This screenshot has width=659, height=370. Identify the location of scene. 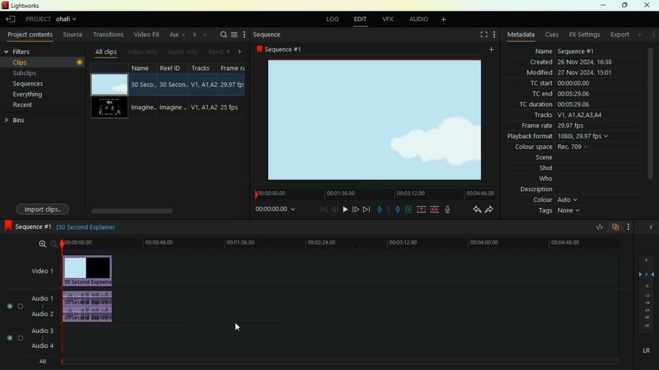
(547, 158).